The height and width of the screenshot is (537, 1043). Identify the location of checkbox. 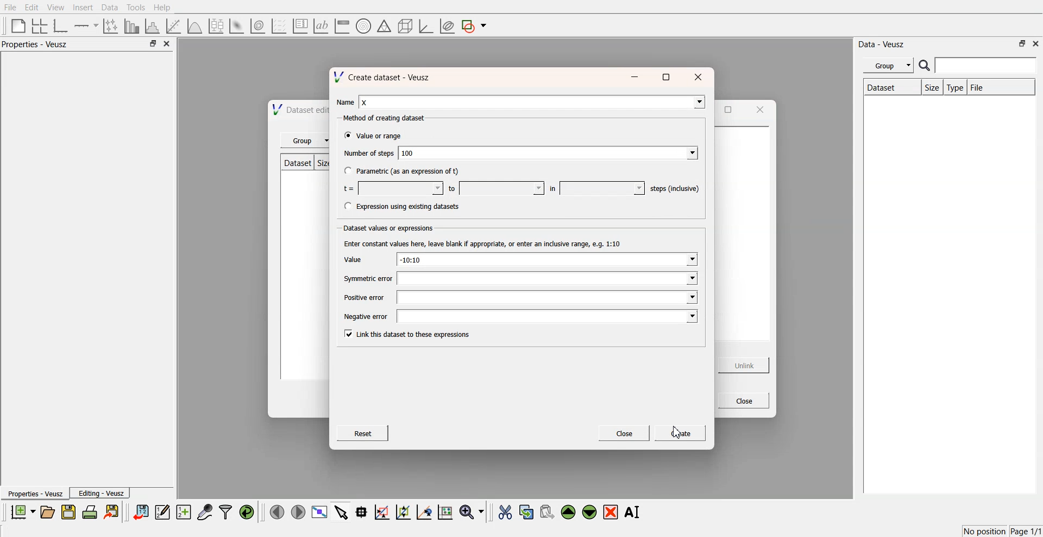
(346, 170).